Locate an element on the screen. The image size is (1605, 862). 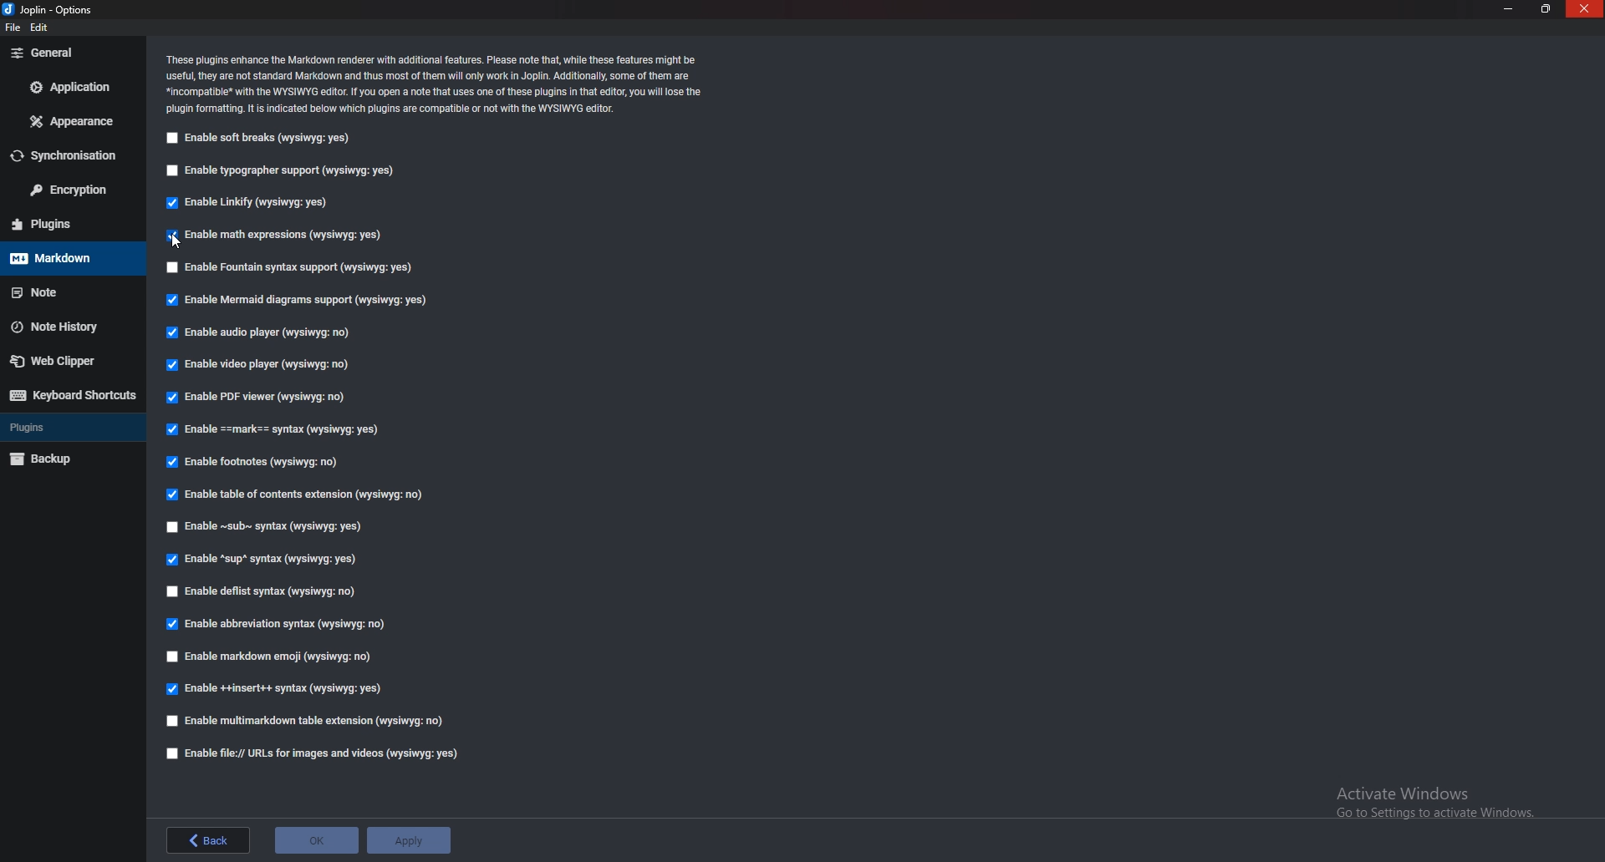
Enable table of contents is located at coordinates (297, 494).